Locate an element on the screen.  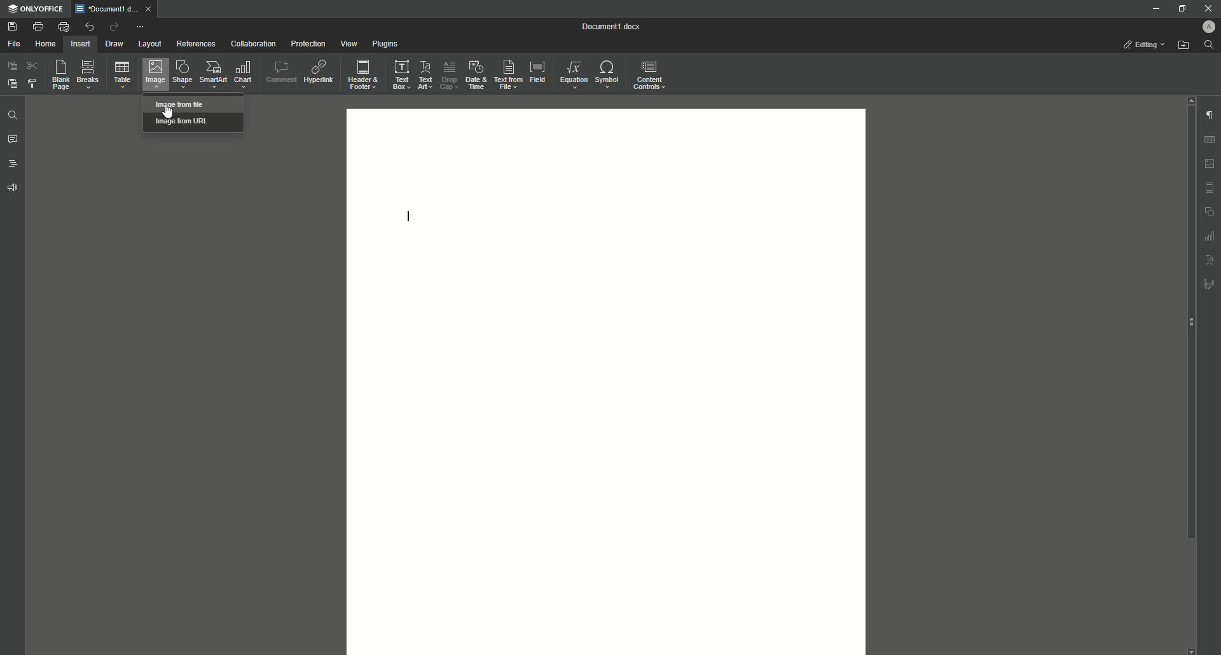
Comment is located at coordinates (279, 75).